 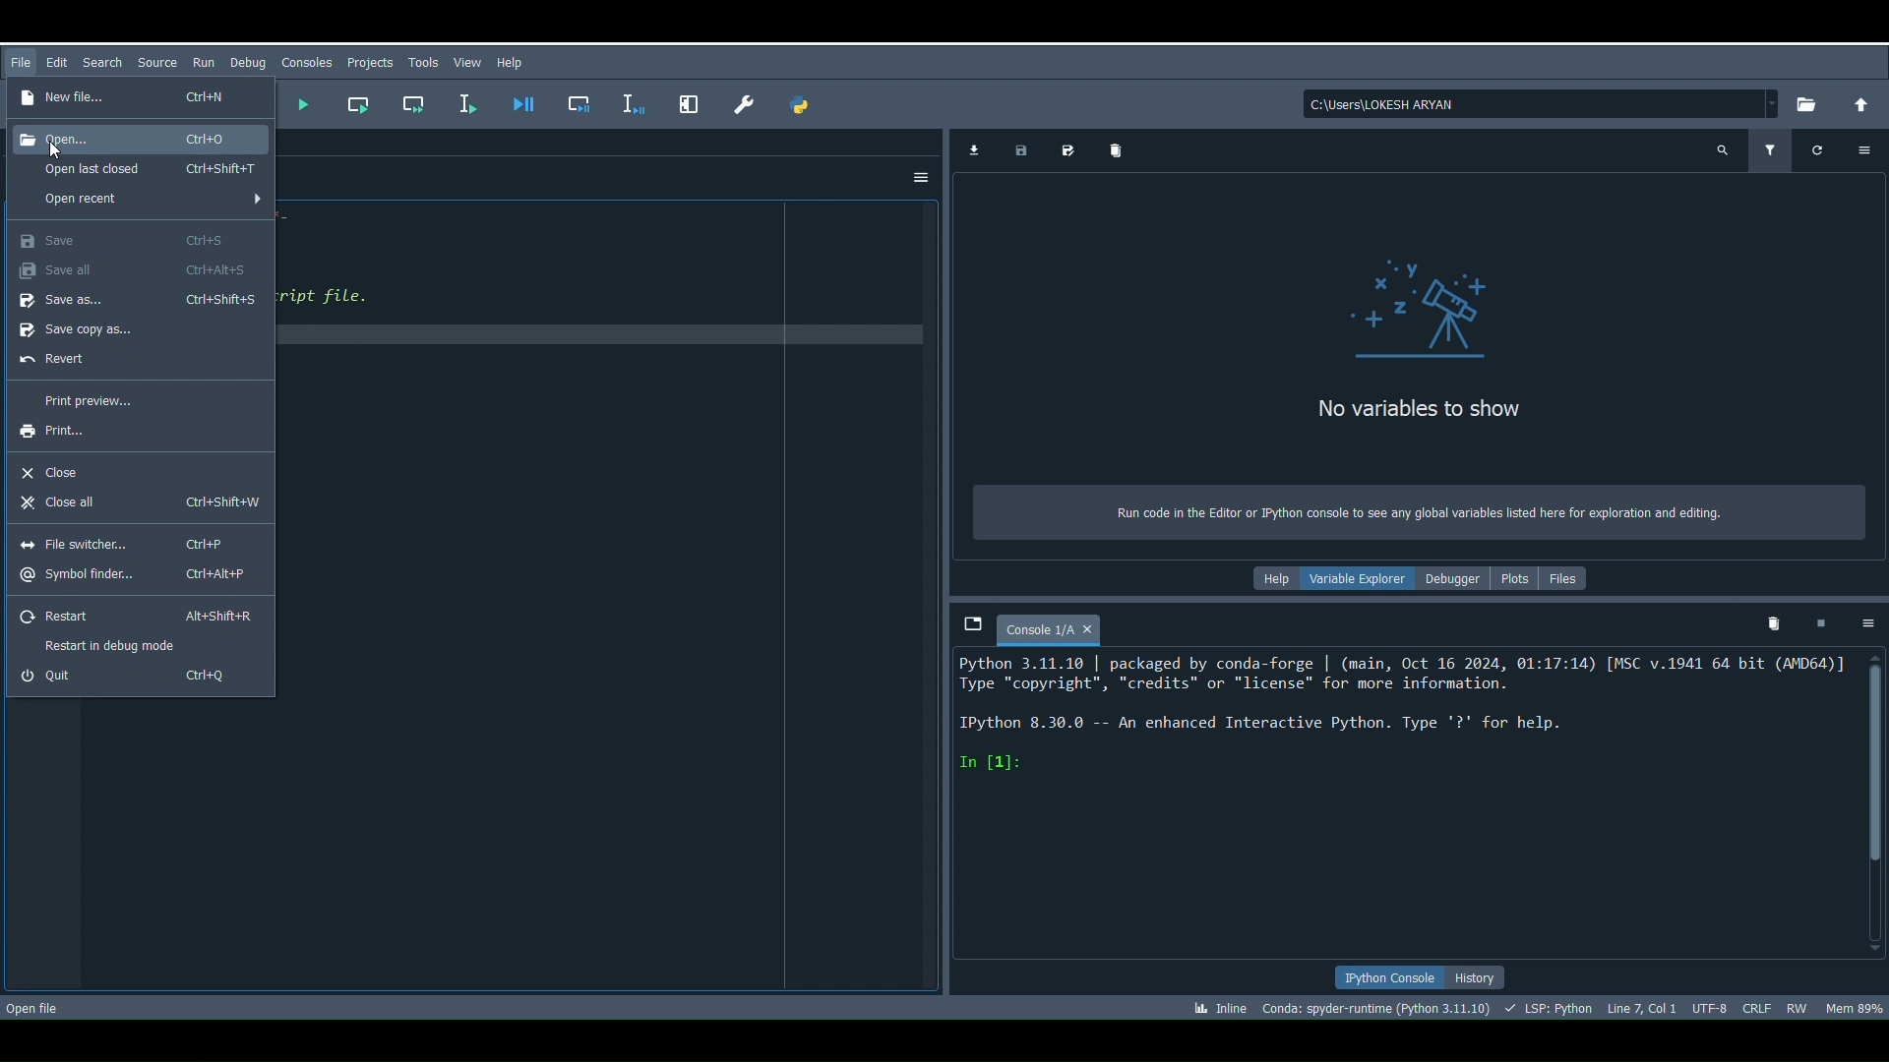 What do you see at coordinates (1818, 625) in the screenshot?
I see `Interrupt kernel` at bounding box center [1818, 625].